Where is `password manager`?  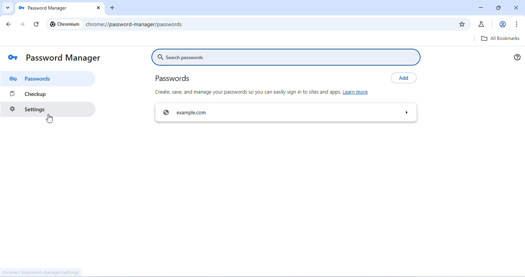
password manager is located at coordinates (65, 58).